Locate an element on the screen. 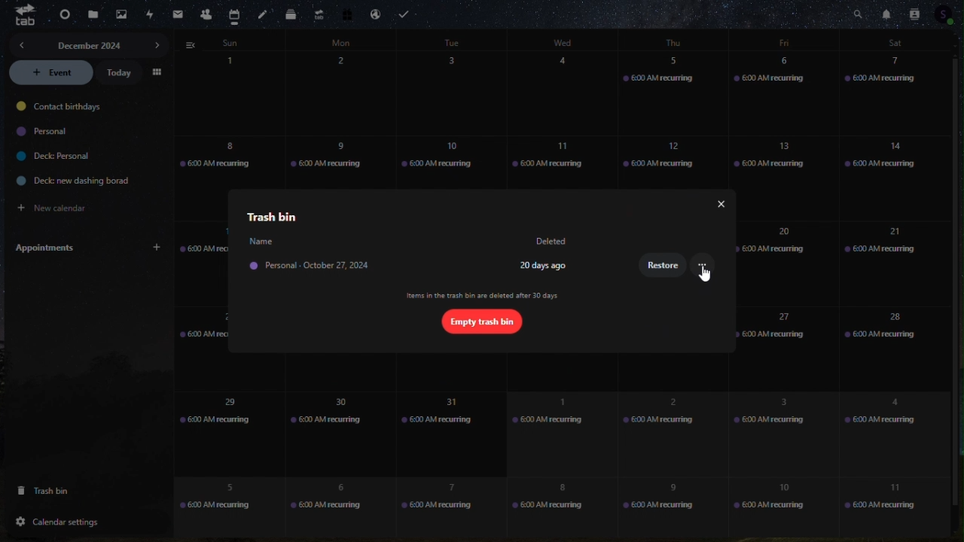 This screenshot has width=964, height=542. 20 days ago is located at coordinates (545, 265).